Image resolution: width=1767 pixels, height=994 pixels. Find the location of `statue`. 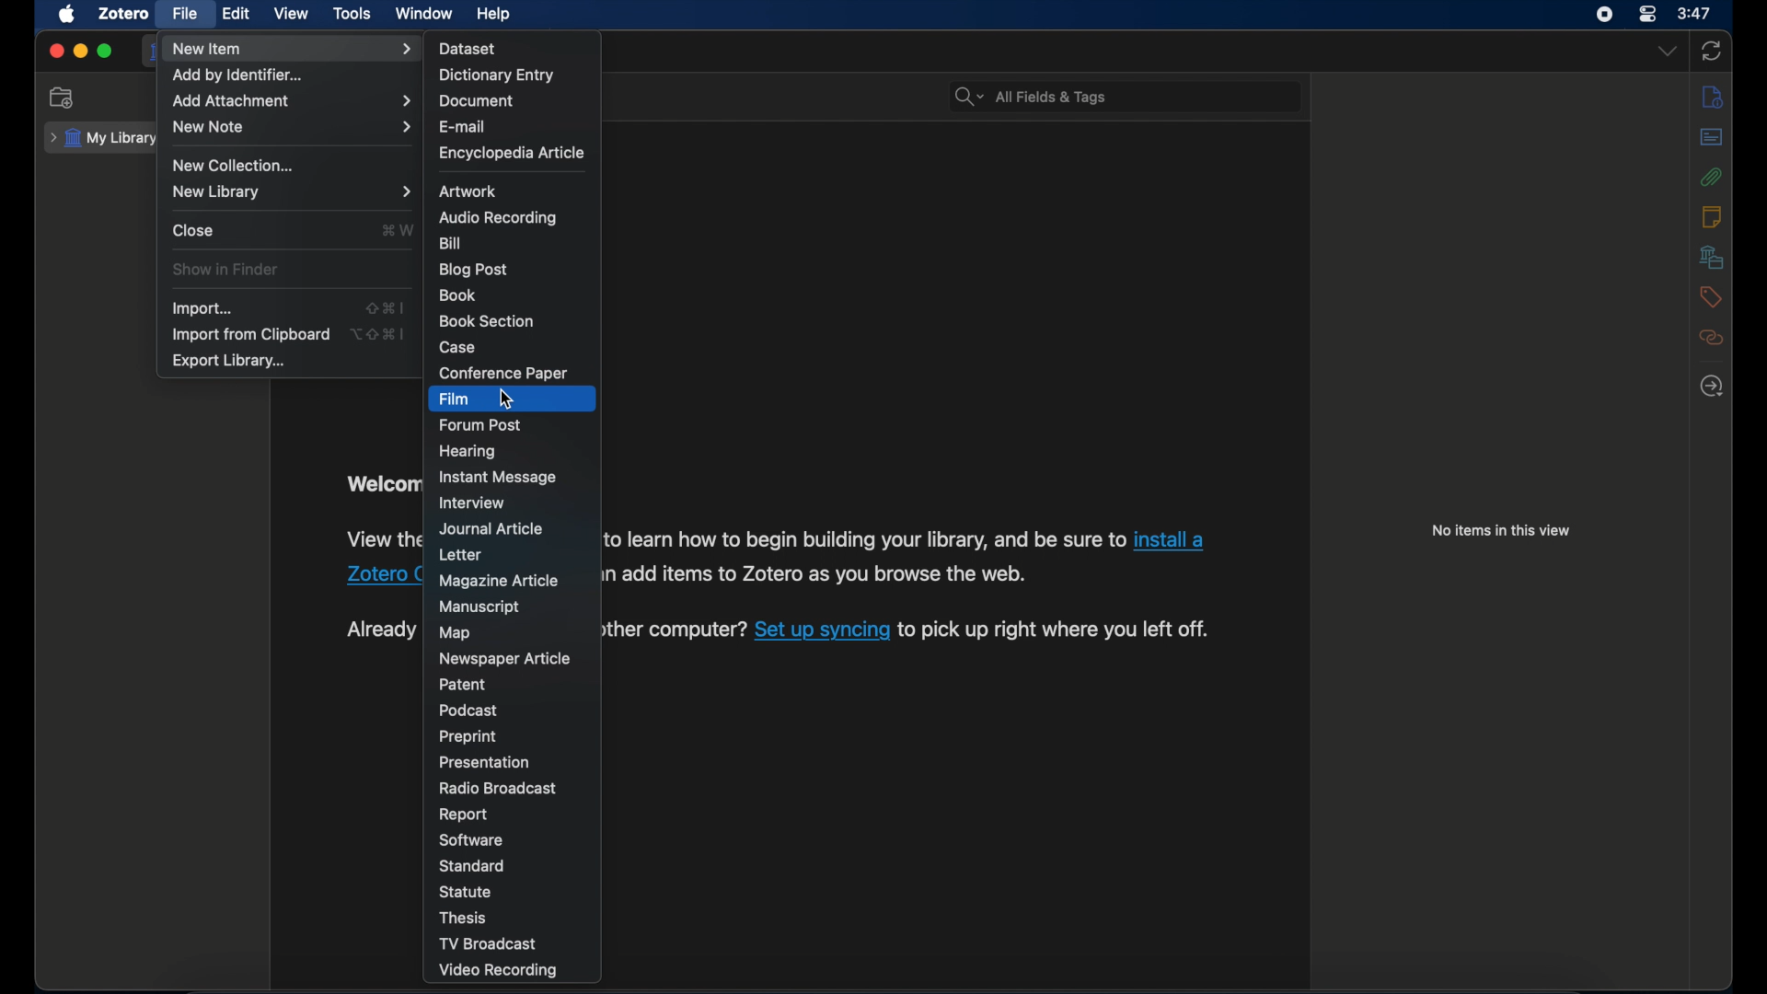

statue is located at coordinates (468, 891).